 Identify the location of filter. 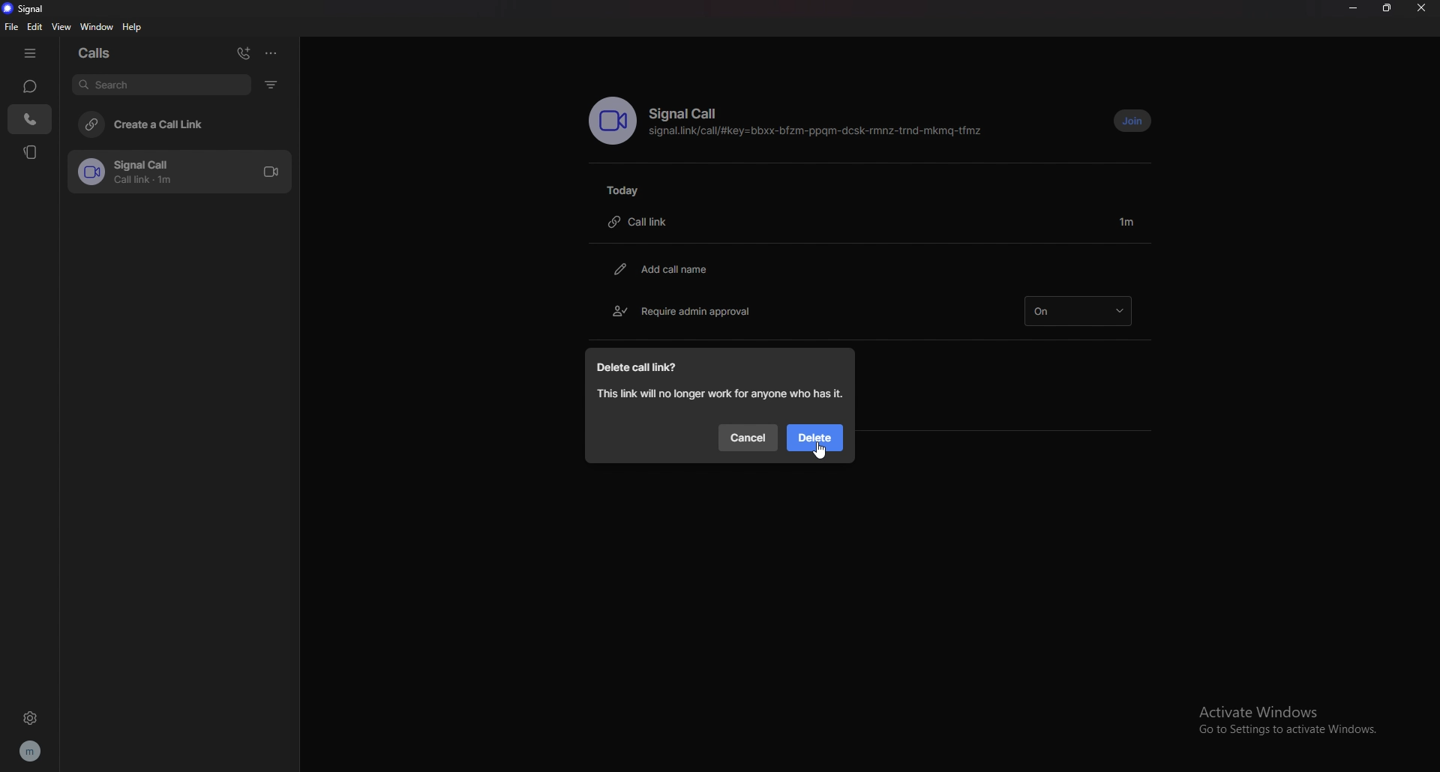
(274, 84).